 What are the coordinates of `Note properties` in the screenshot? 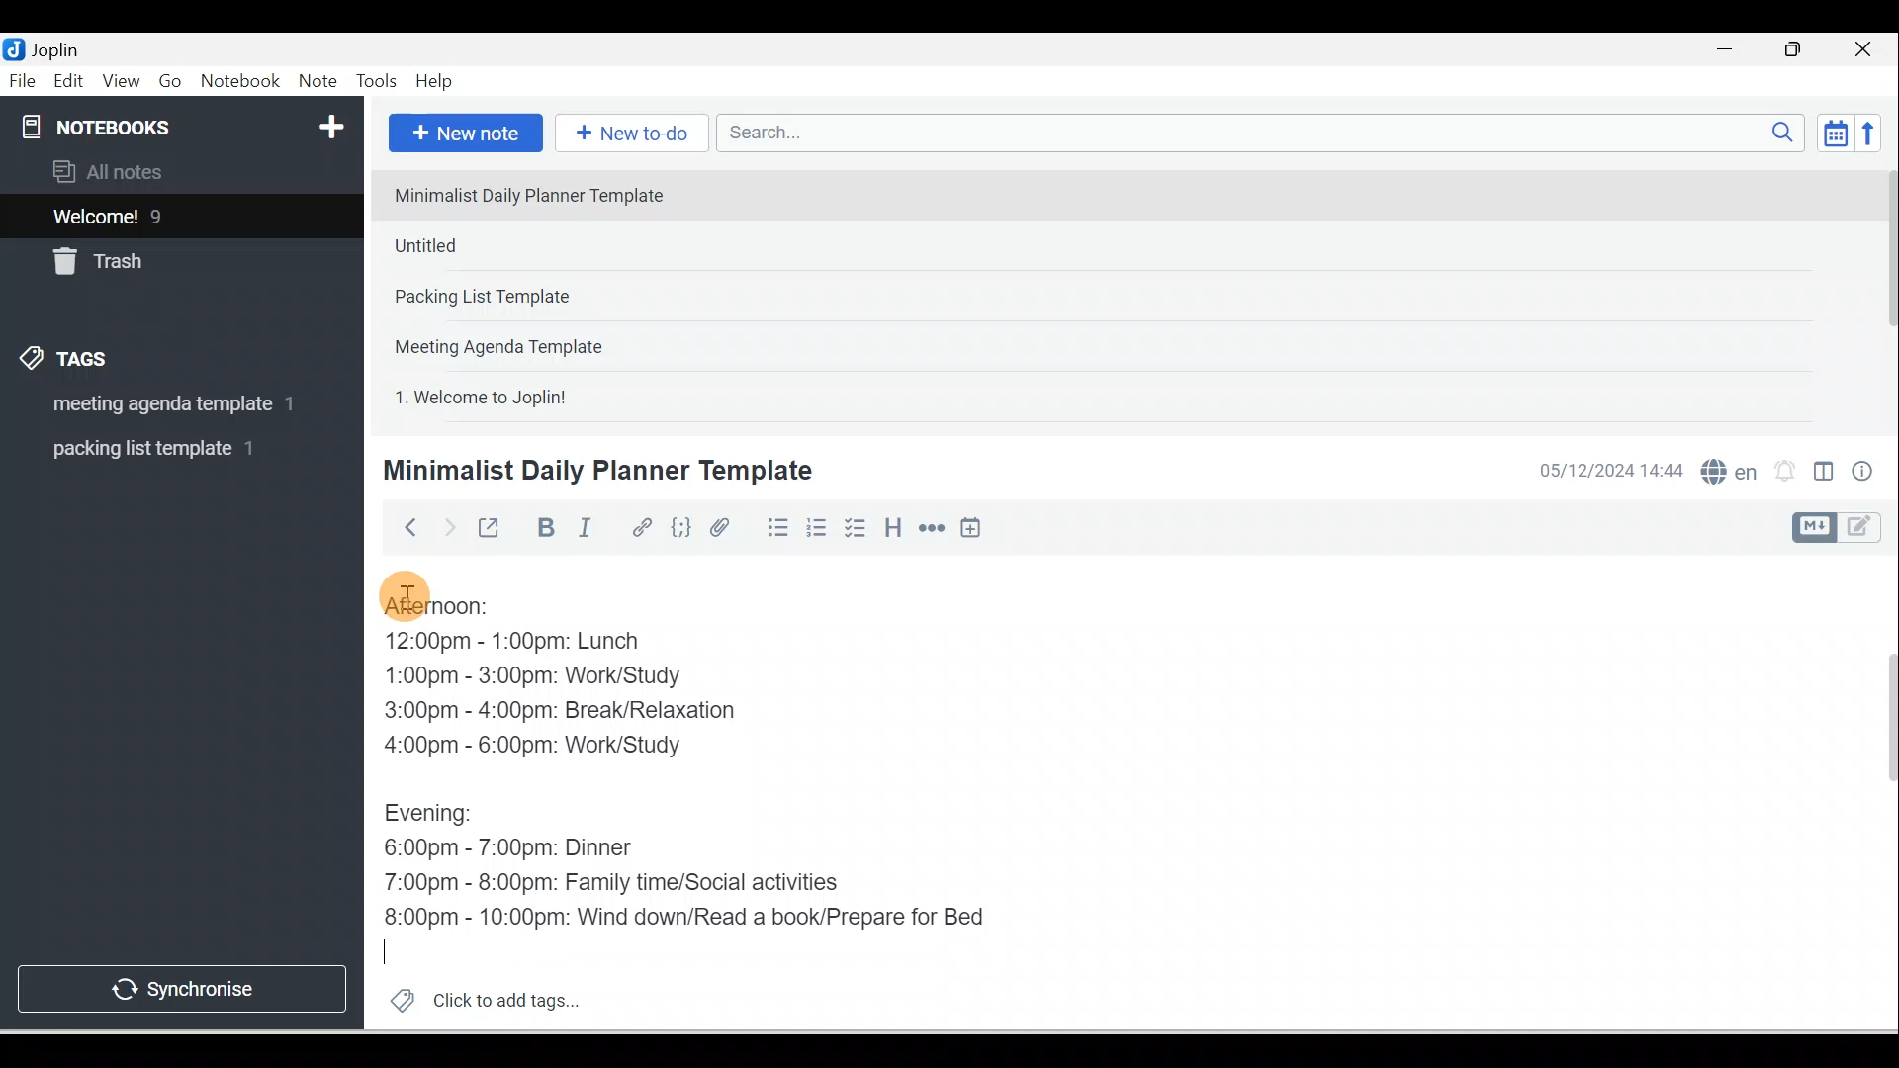 It's located at (1864, 474).